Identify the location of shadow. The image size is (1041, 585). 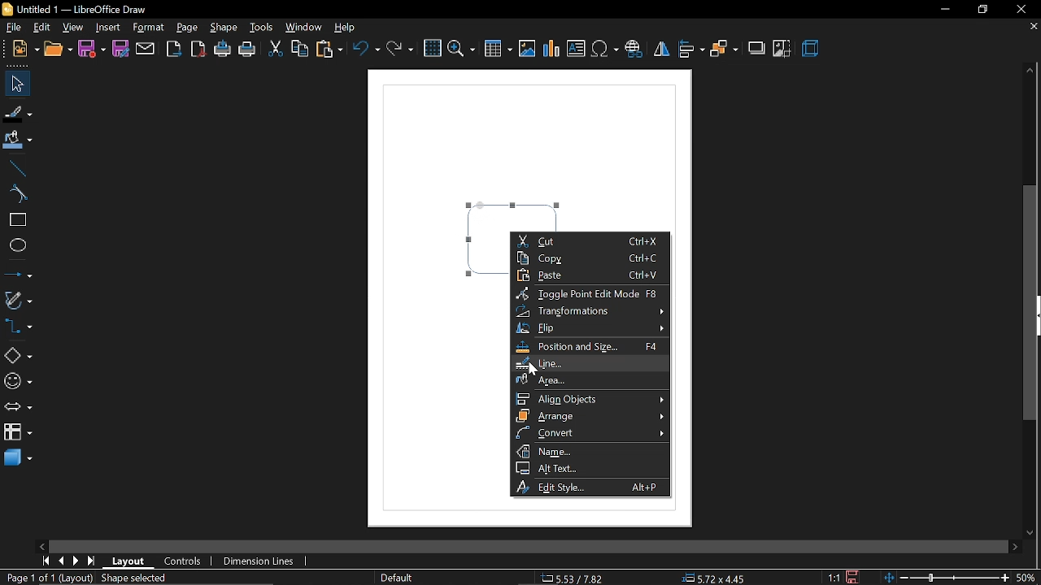
(755, 49).